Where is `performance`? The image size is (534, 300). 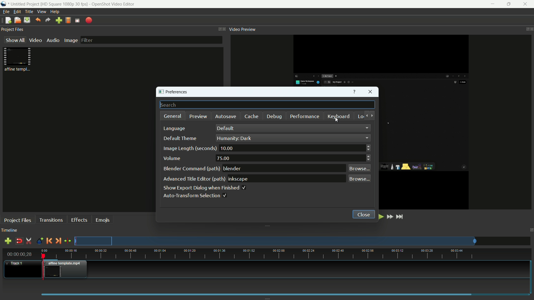 performance is located at coordinates (305, 116).